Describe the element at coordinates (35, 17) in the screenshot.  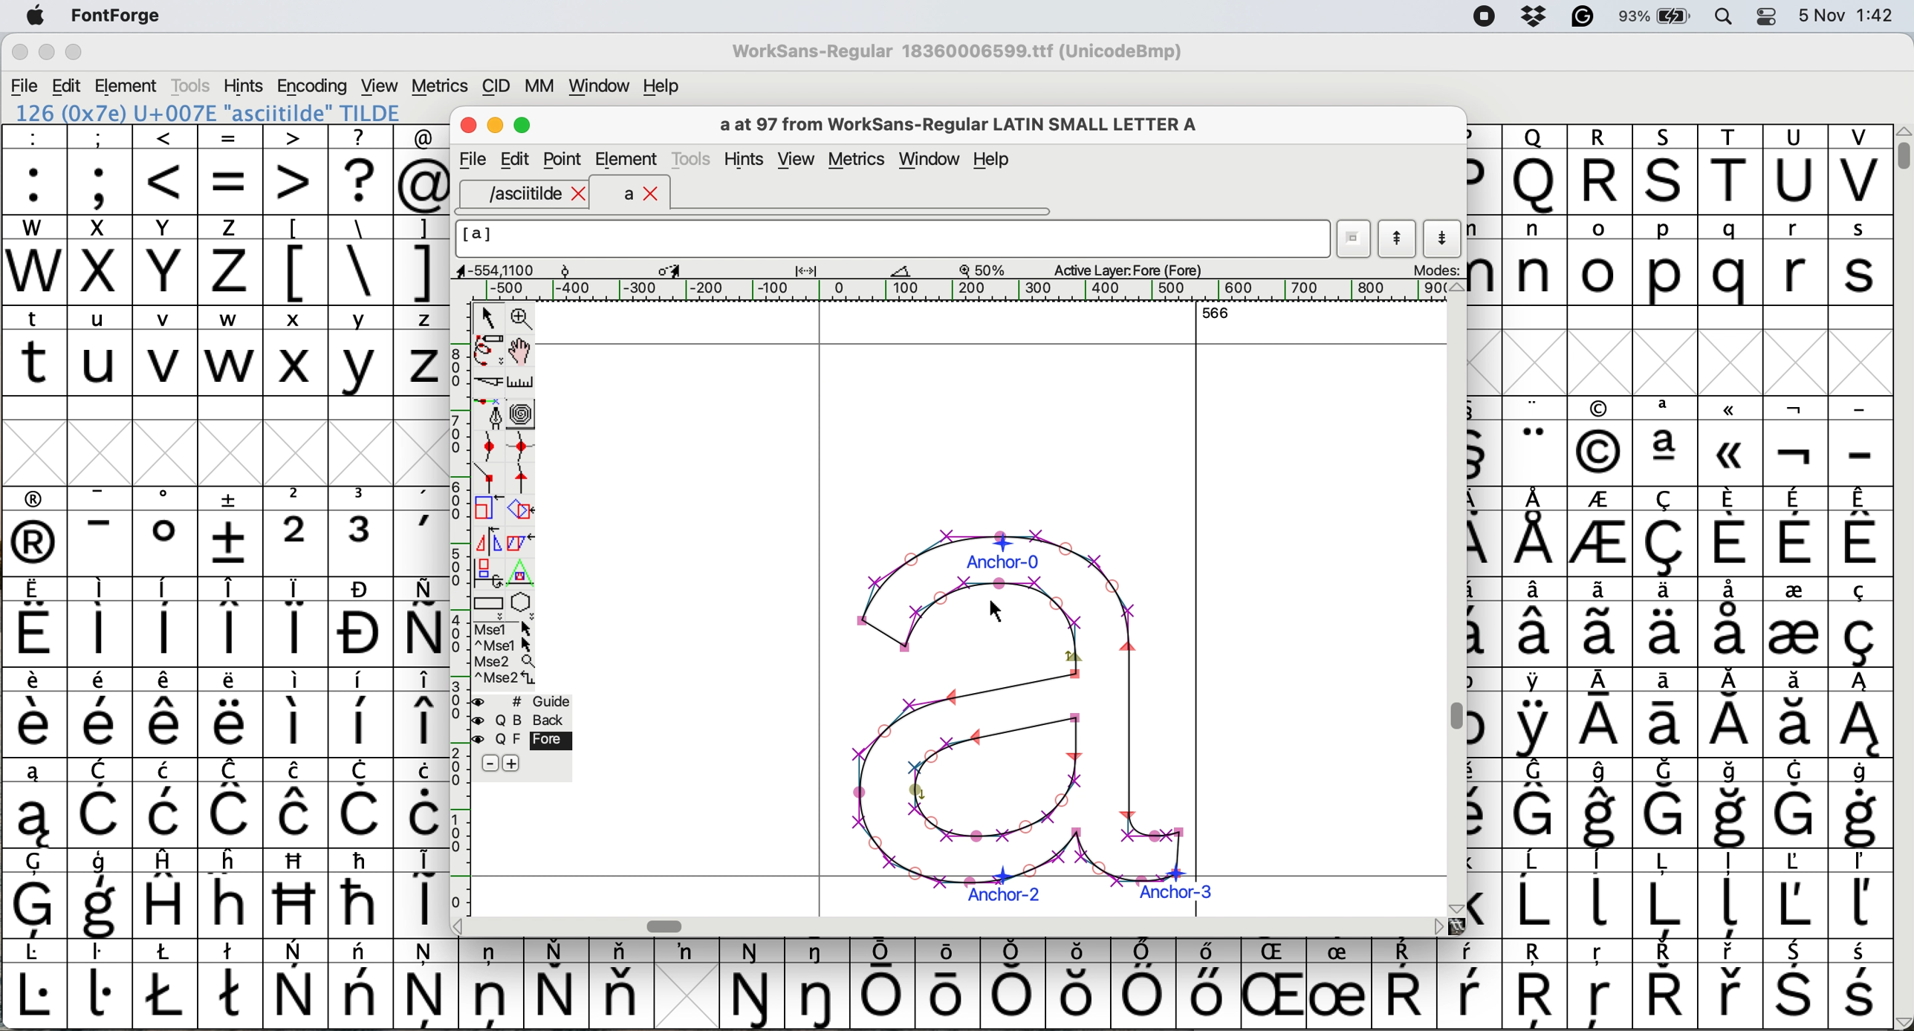
I see `system logo` at that location.